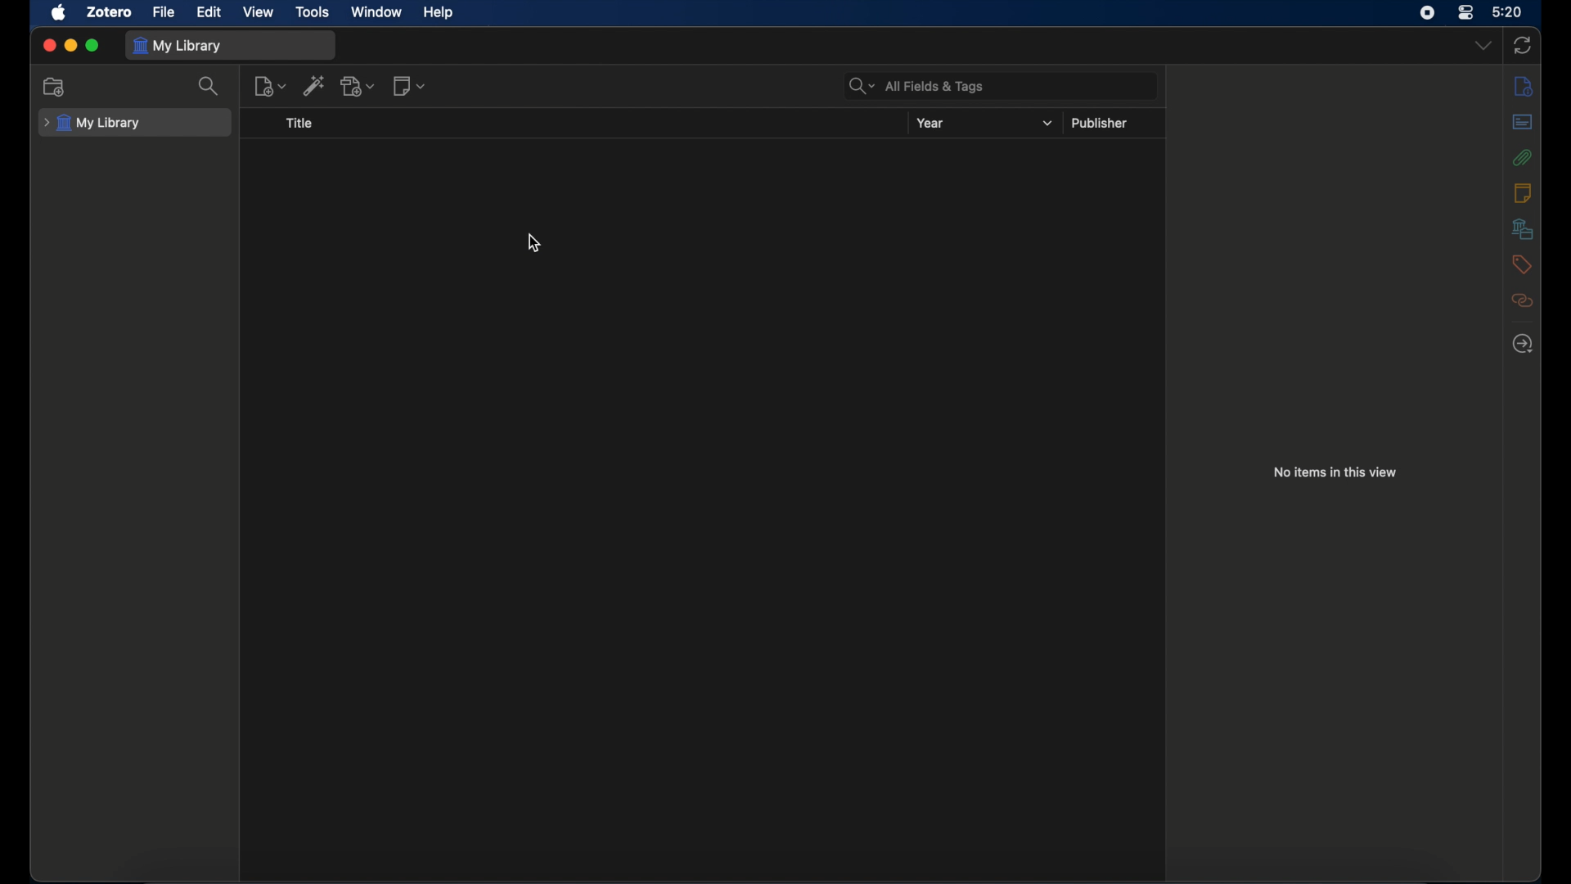 This screenshot has height=884, width=1571. Describe the element at coordinates (1523, 344) in the screenshot. I see `locate` at that location.